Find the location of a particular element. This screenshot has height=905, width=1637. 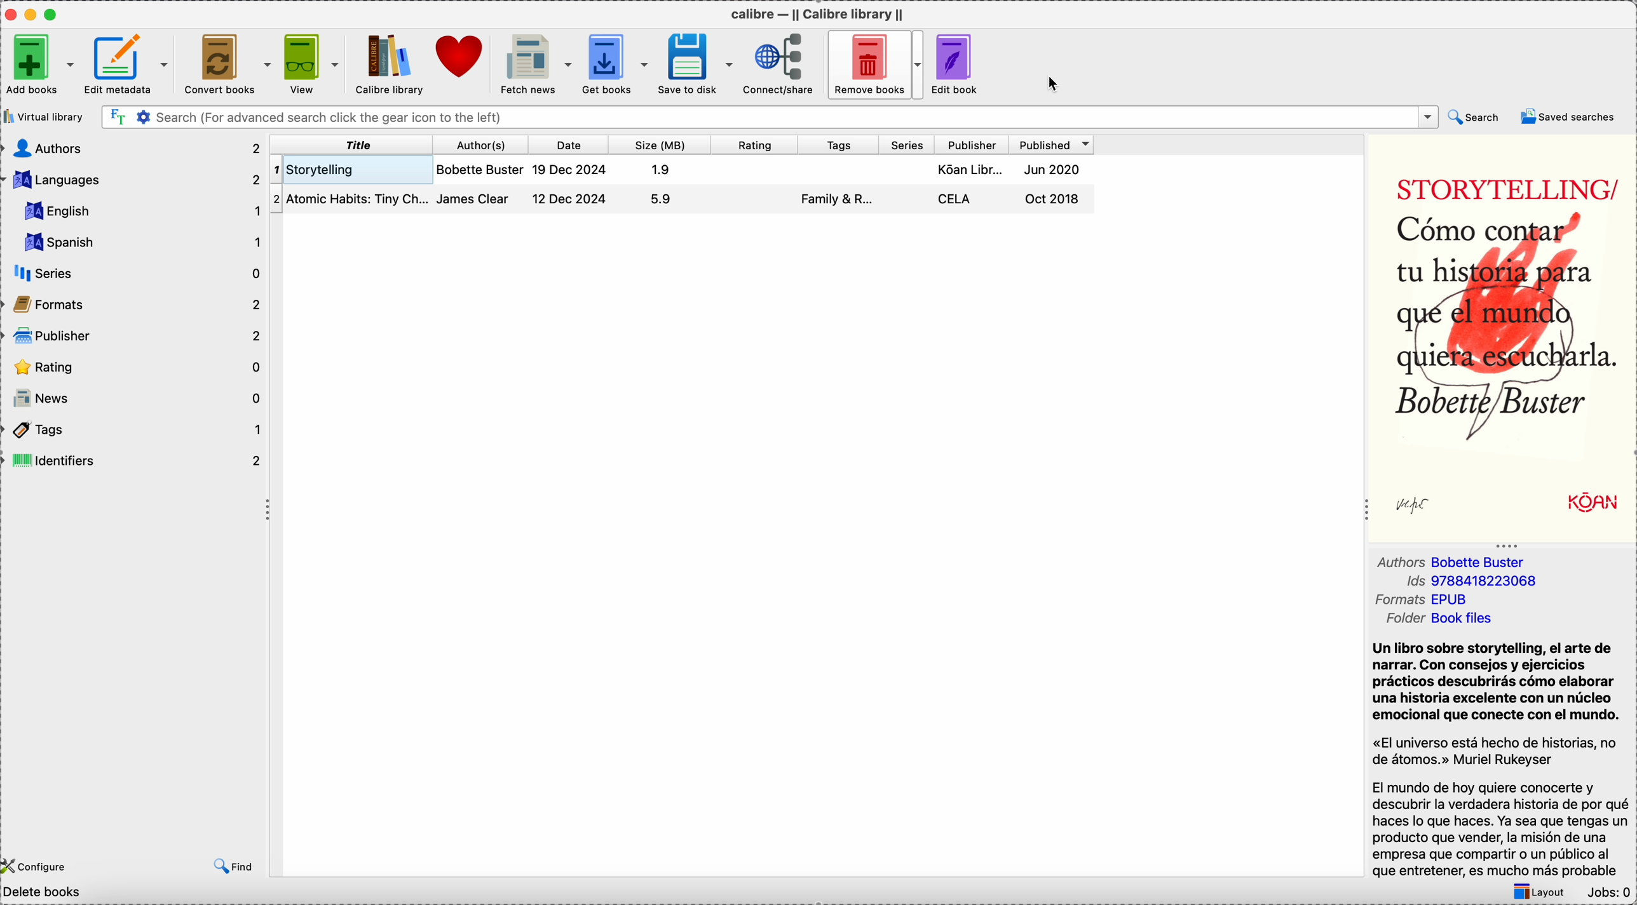

Atomic Habits: Tiny Changes... is located at coordinates (683, 199).